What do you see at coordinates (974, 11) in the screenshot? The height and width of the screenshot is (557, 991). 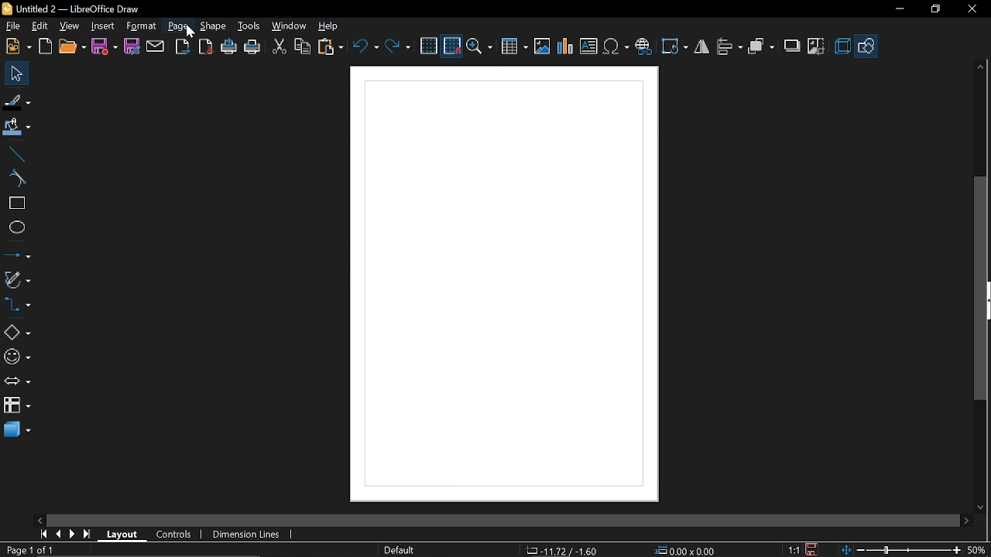 I see `CLose` at bounding box center [974, 11].